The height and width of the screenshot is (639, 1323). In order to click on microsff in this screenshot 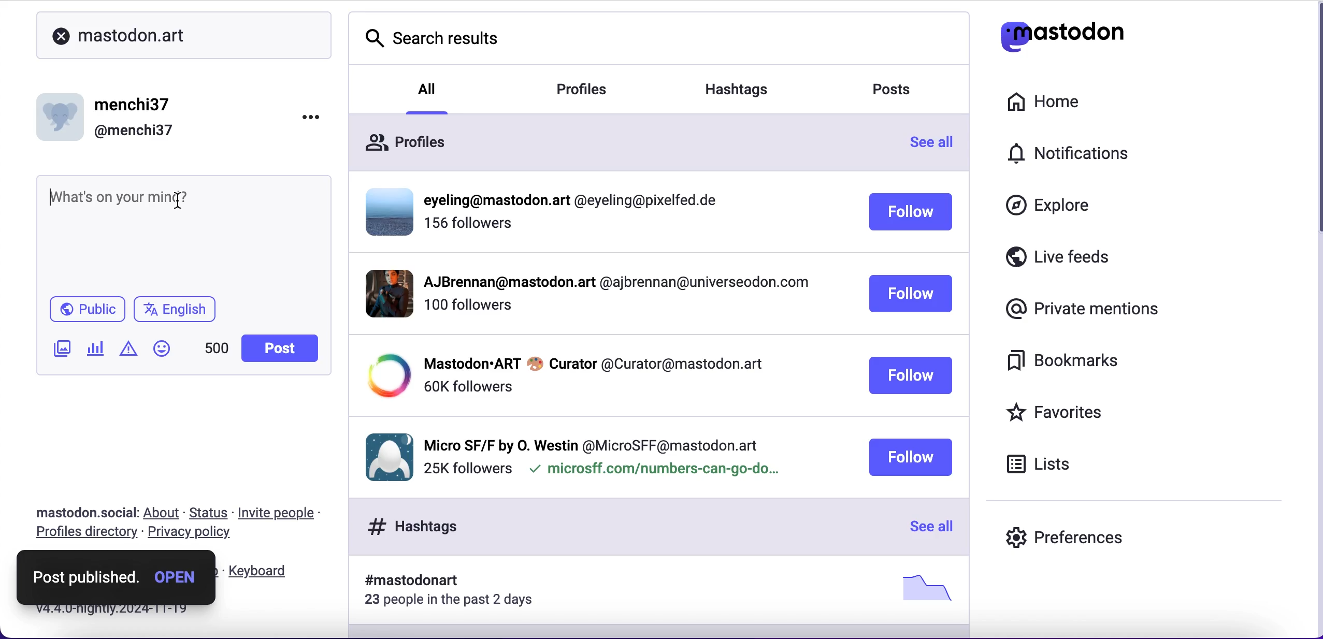, I will do `click(653, 471)`.